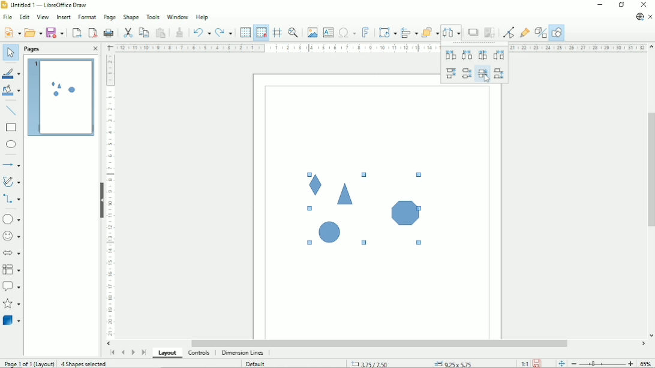 This screenshot has height=368, width=655. What do you see at coordinates (167, 352) in the screenshot?
I see `Layout` at bounding box center [167, 352].